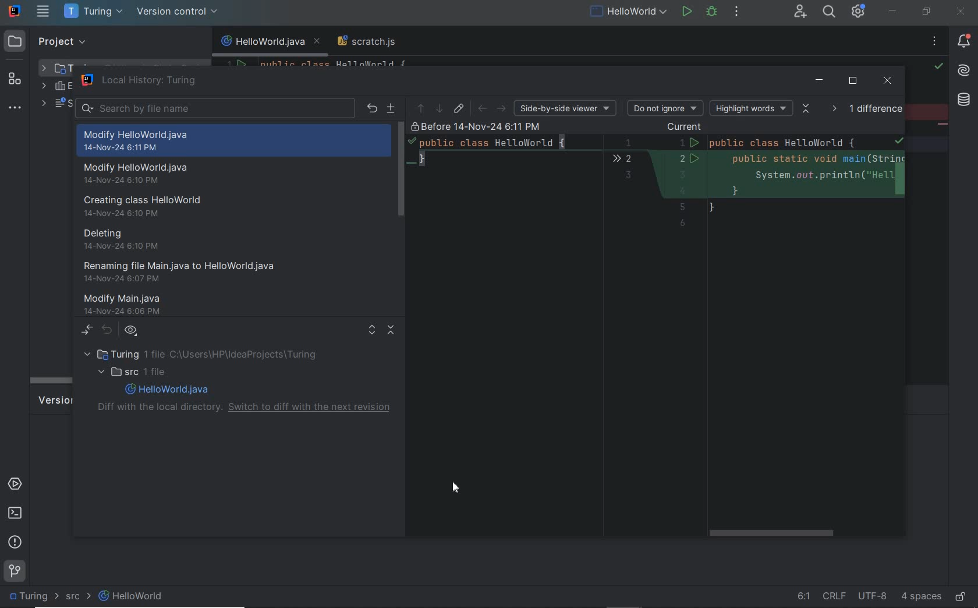  I want to click on string, so click(942, 126).